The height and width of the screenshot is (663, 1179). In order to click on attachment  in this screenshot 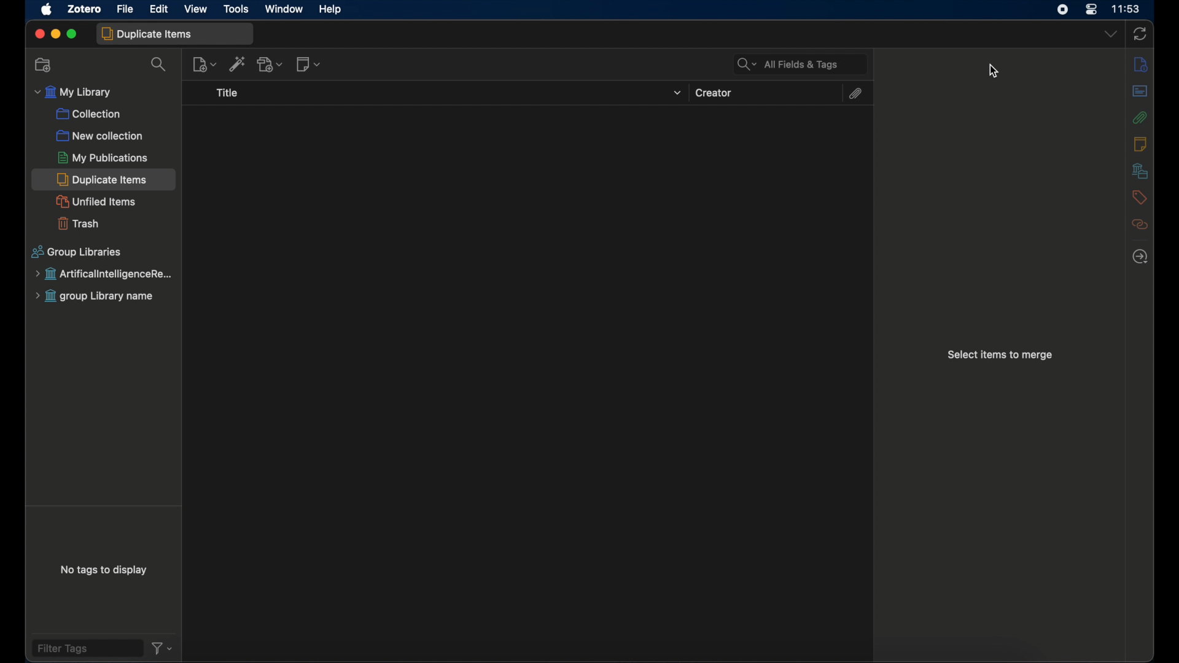, I will do `click(855, 95)`.